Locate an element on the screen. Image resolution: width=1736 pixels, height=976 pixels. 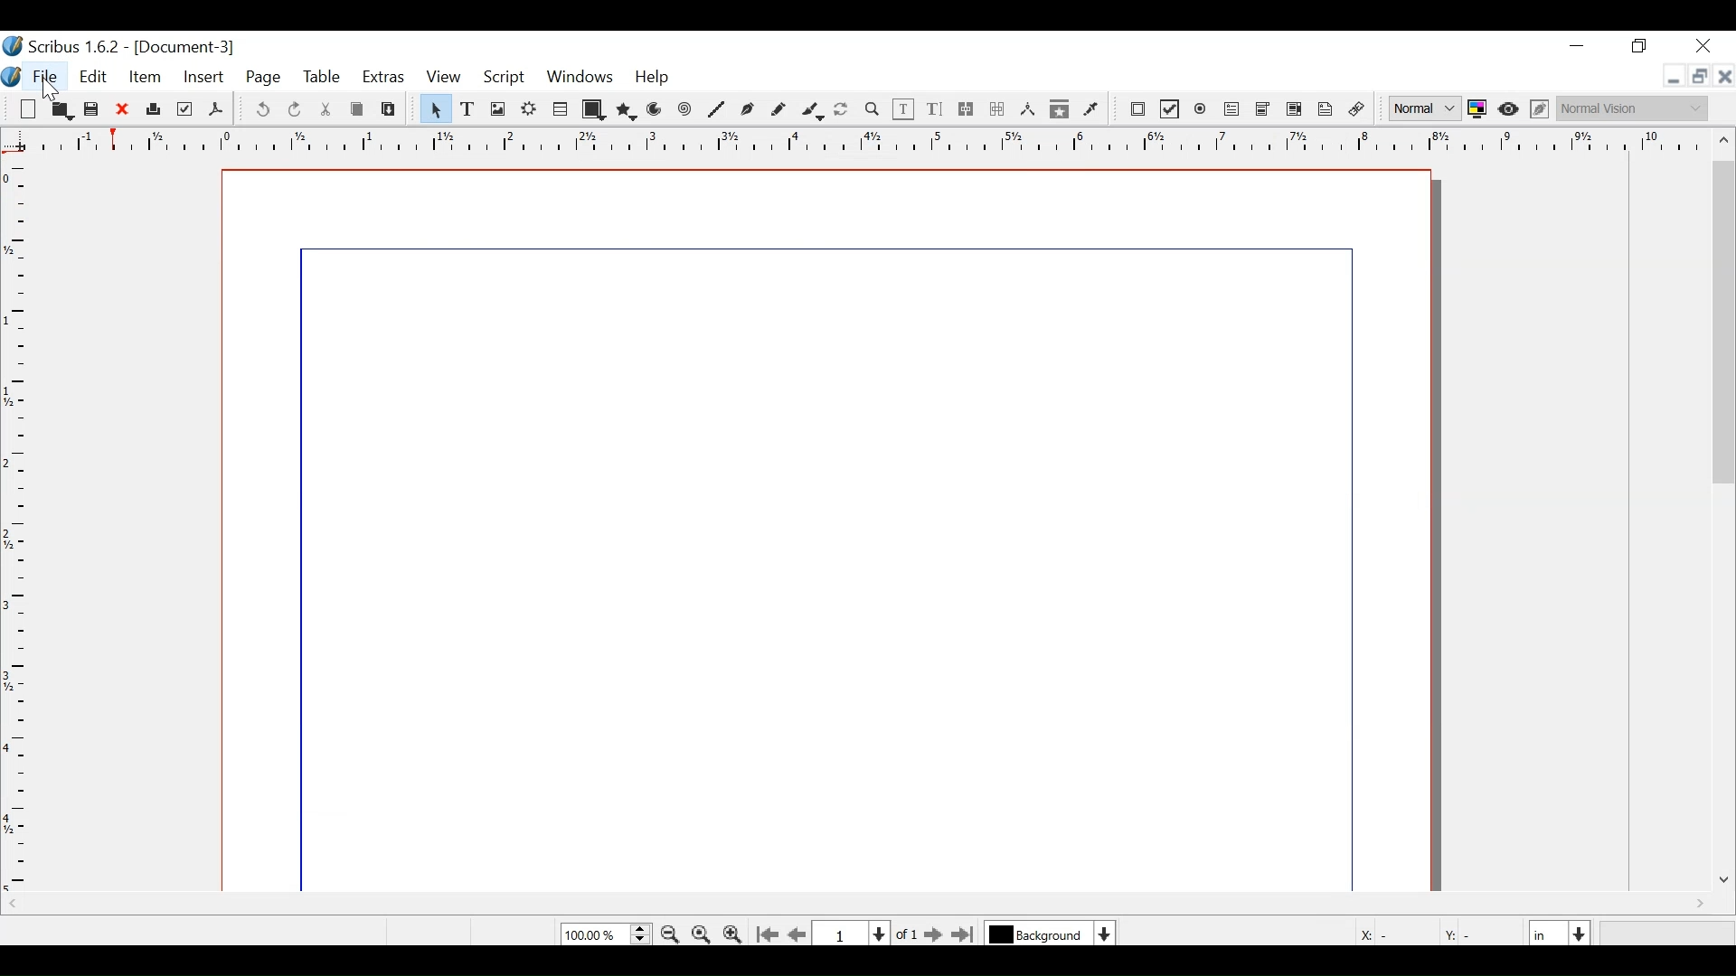
Zoom in / out is located at coordinates (872, 108).